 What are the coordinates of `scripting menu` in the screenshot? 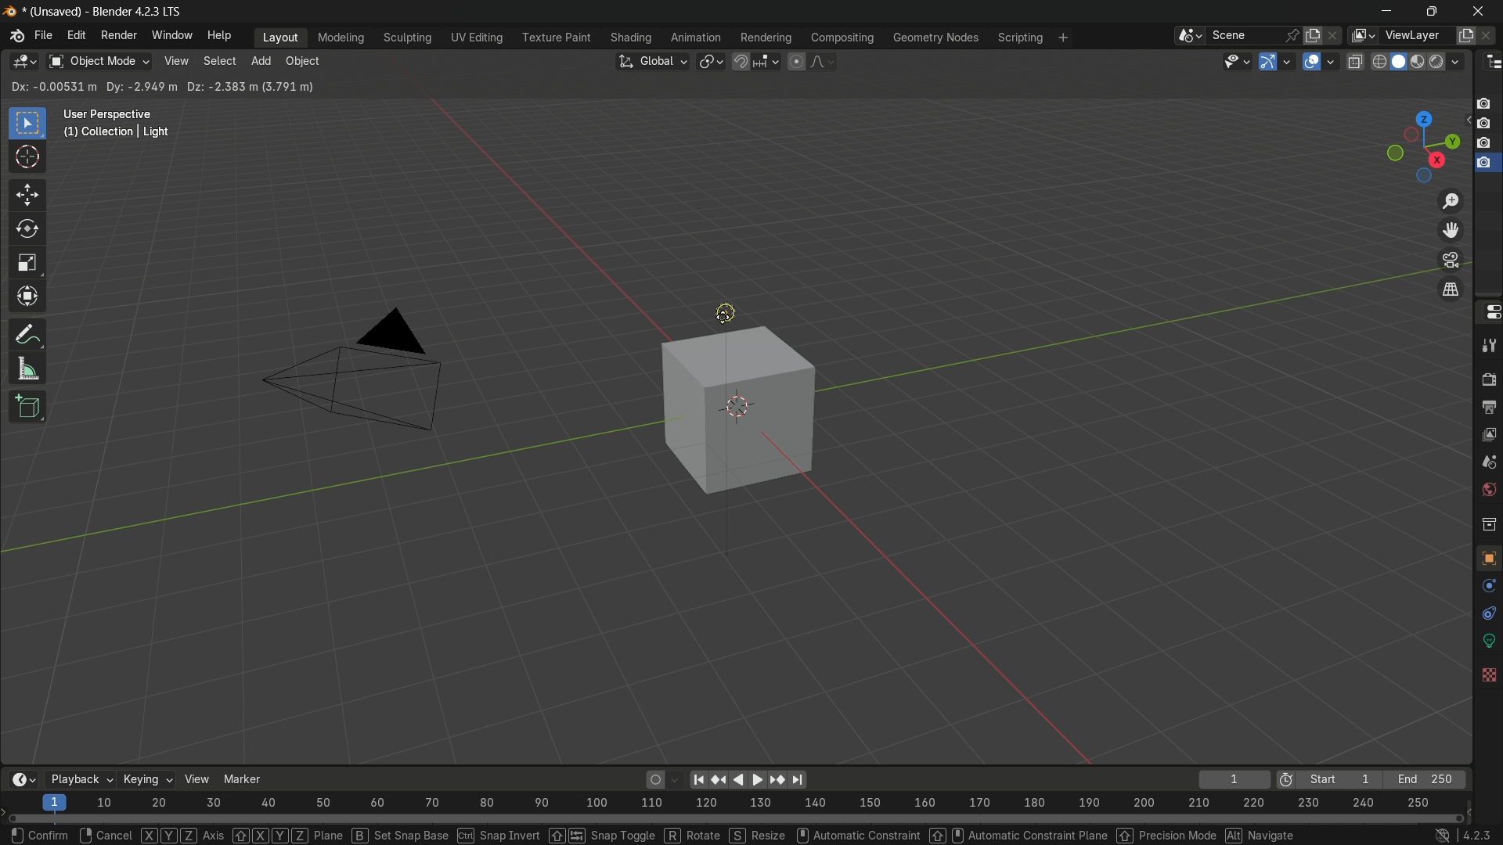 It's located at (1022, 38).